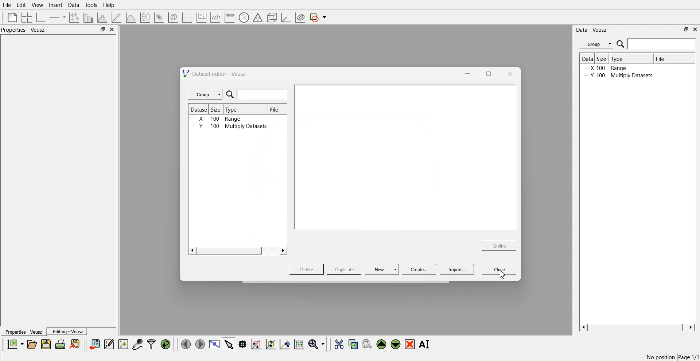 The image size is (700, 361). Describe the element at coordinates (596, 44) in the screenshot. I see `` at that location.